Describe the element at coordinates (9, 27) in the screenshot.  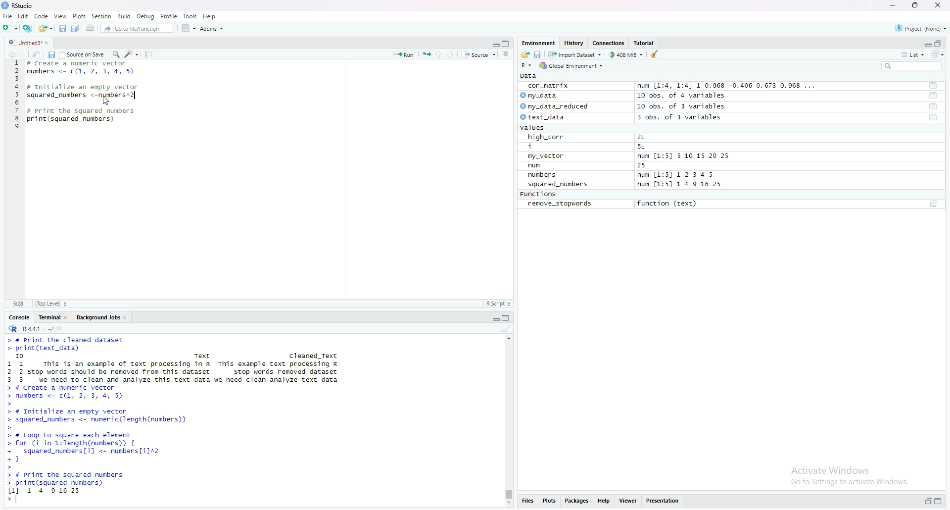
I see `New File` at that location.